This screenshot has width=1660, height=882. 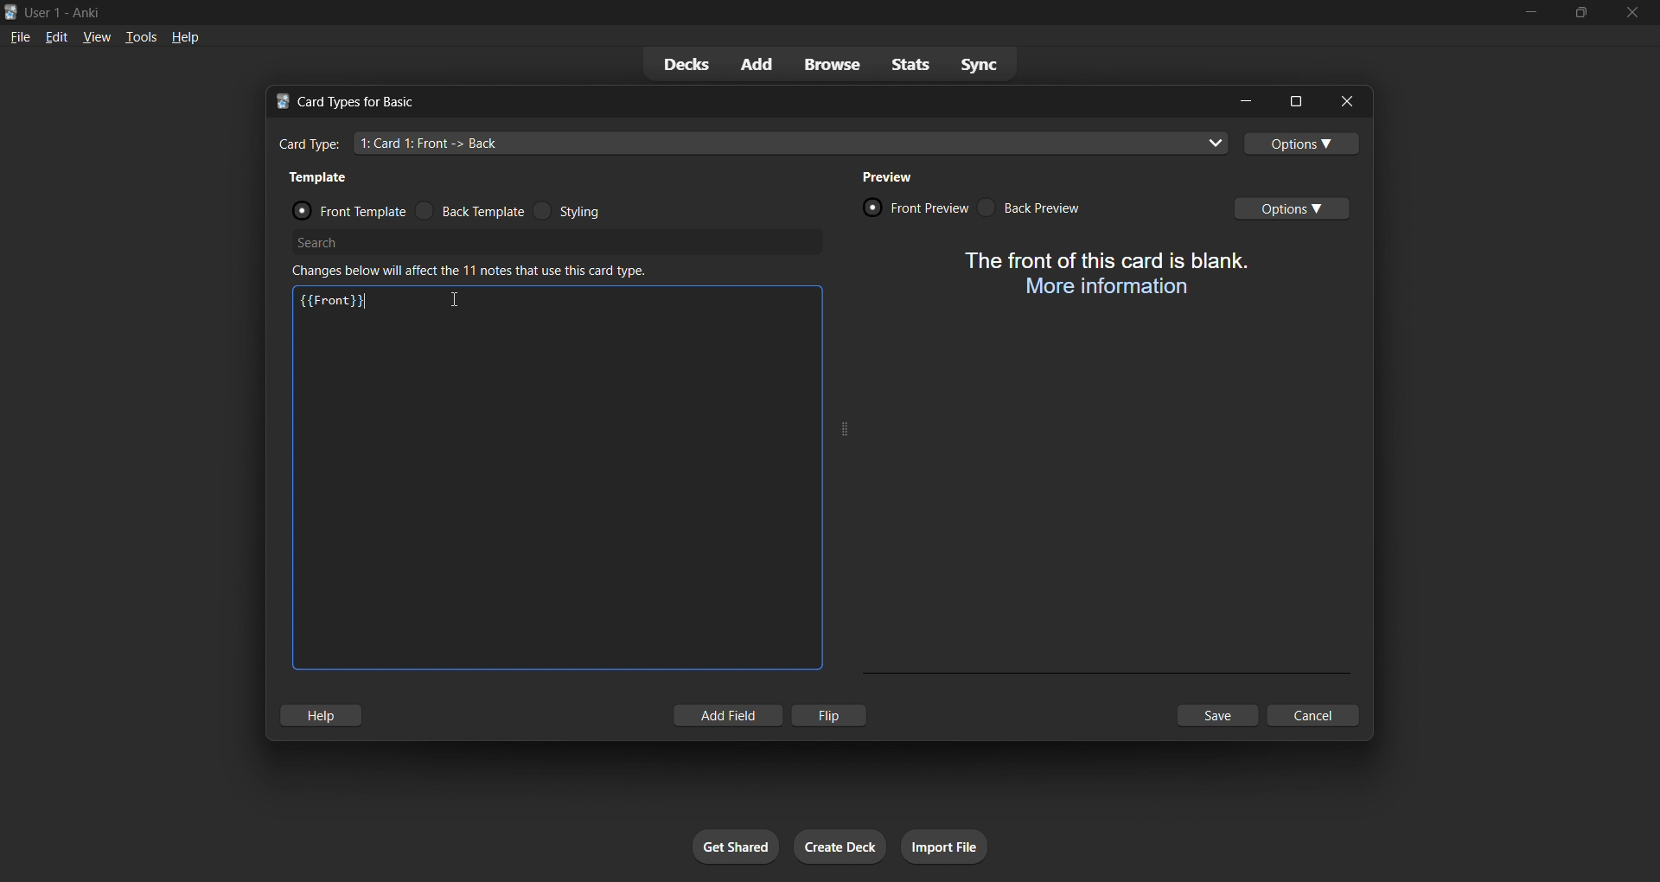 I want to click on add, so click(x=752, y=61).